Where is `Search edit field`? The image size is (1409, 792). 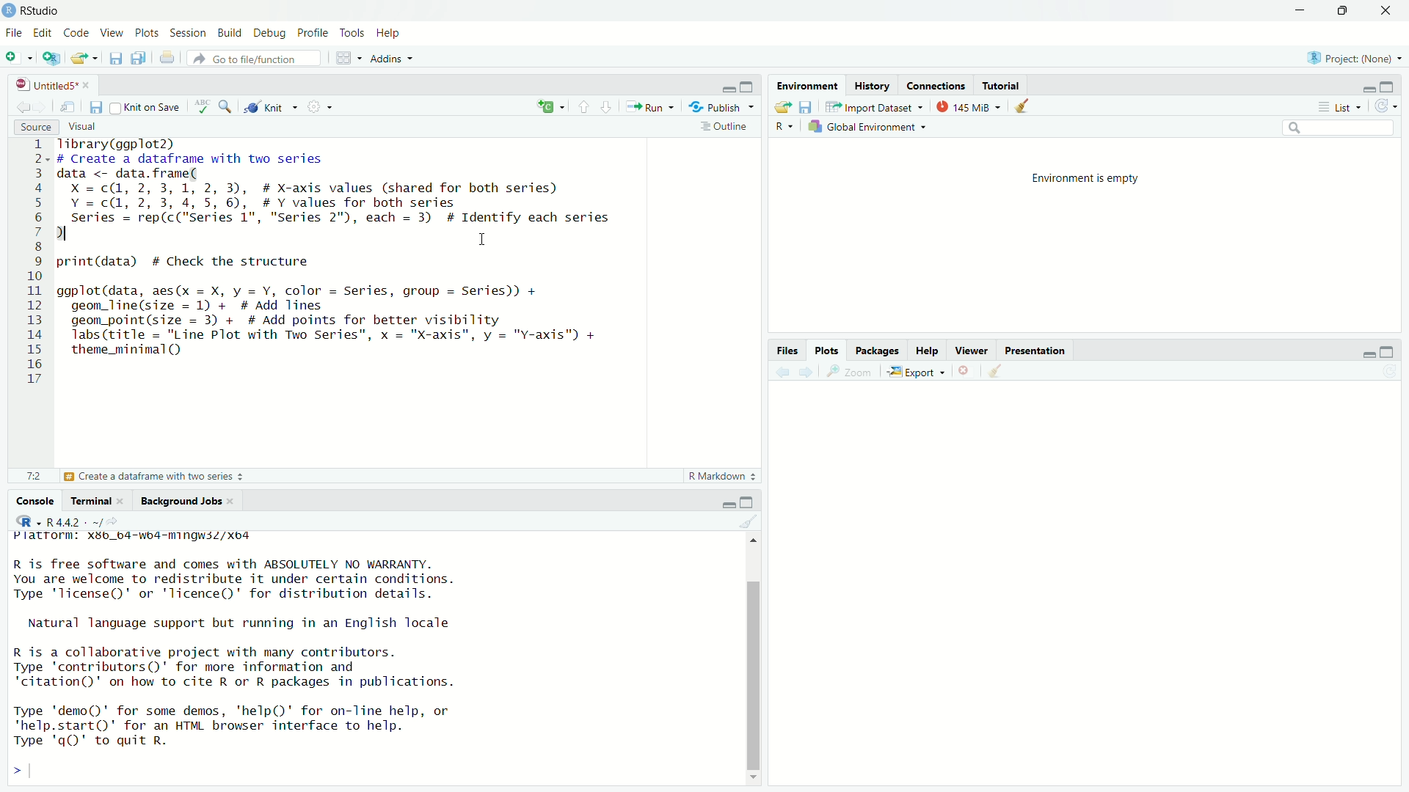 Search edit field is located at coordinates (1341, 128).